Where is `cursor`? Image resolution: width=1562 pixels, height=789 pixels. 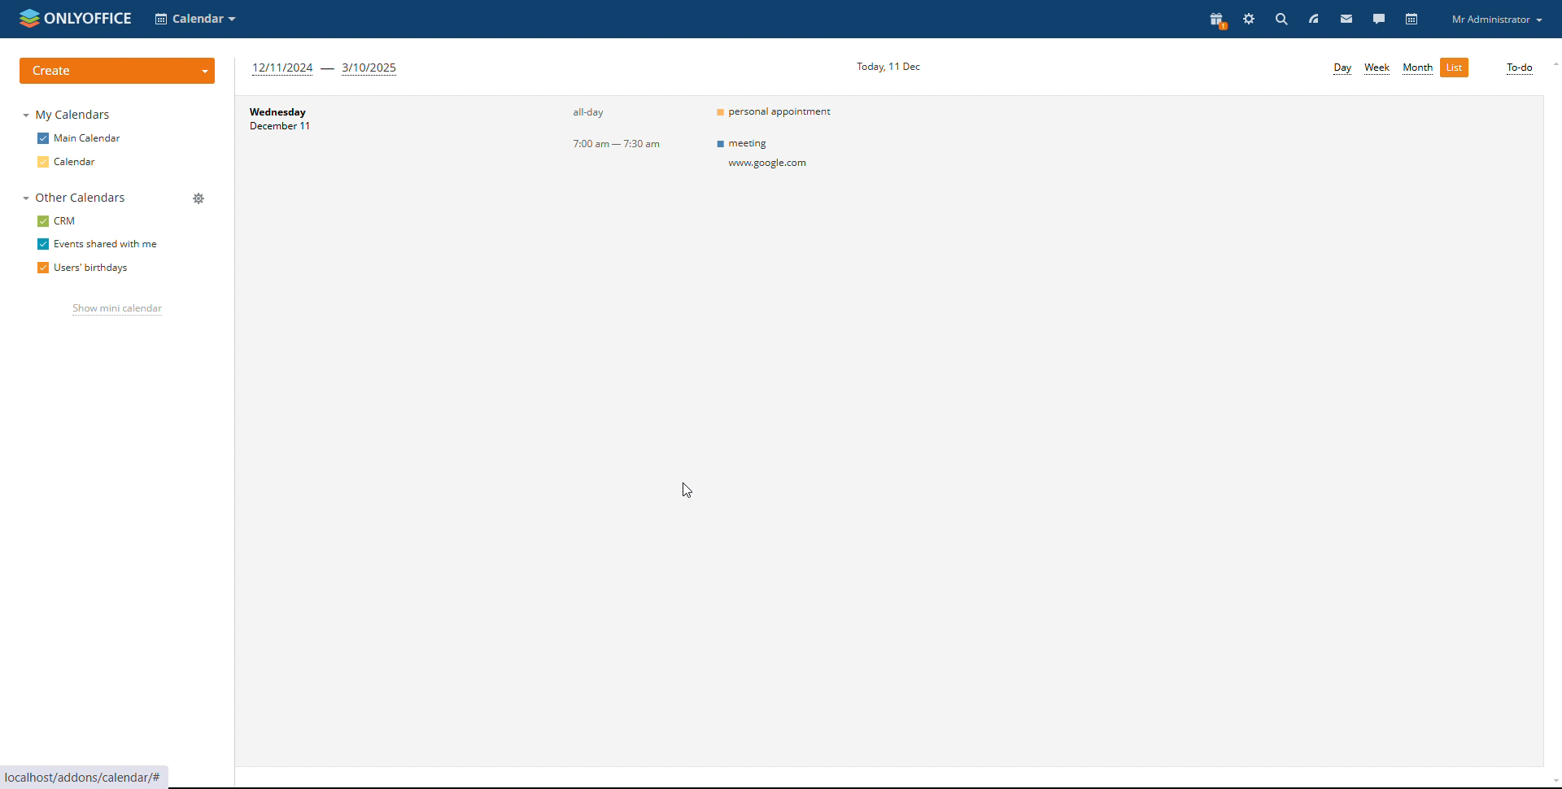
cursor is located at coordinates (687, 491).